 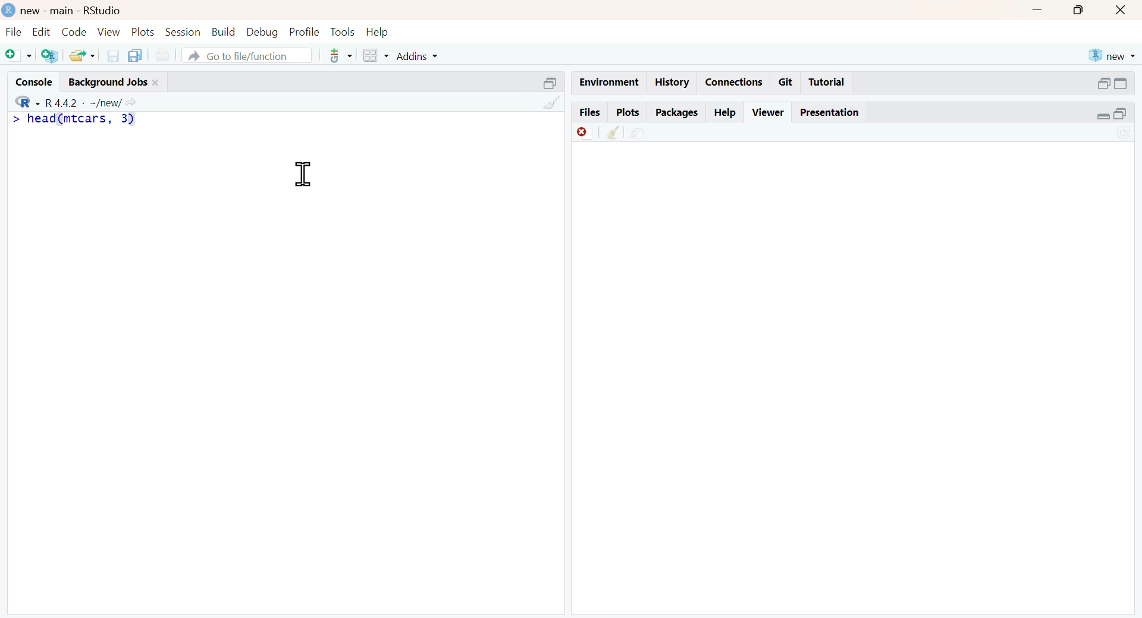 What do you see at coordinates (677, 111) in the screenshot?
I see `Packages` at bounding box center [677, 111].